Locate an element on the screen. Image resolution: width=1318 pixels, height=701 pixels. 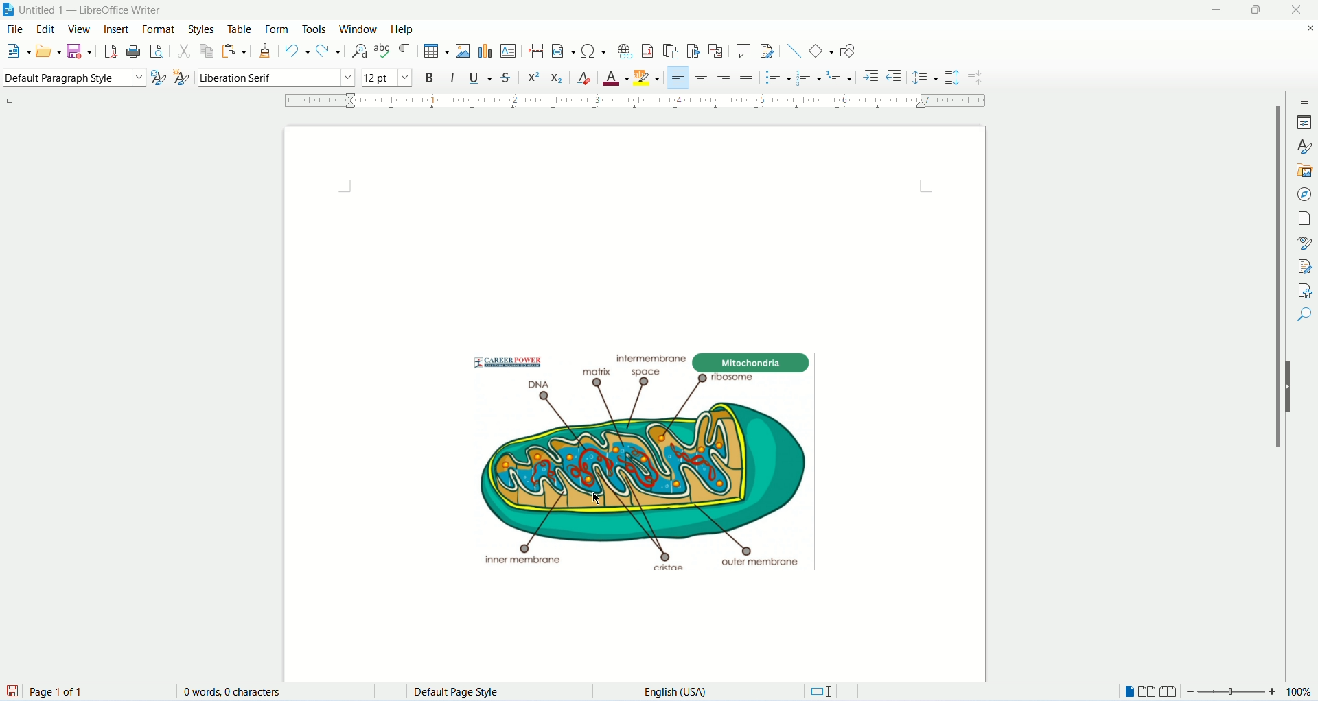
tools is located at coordinates (314, 30).